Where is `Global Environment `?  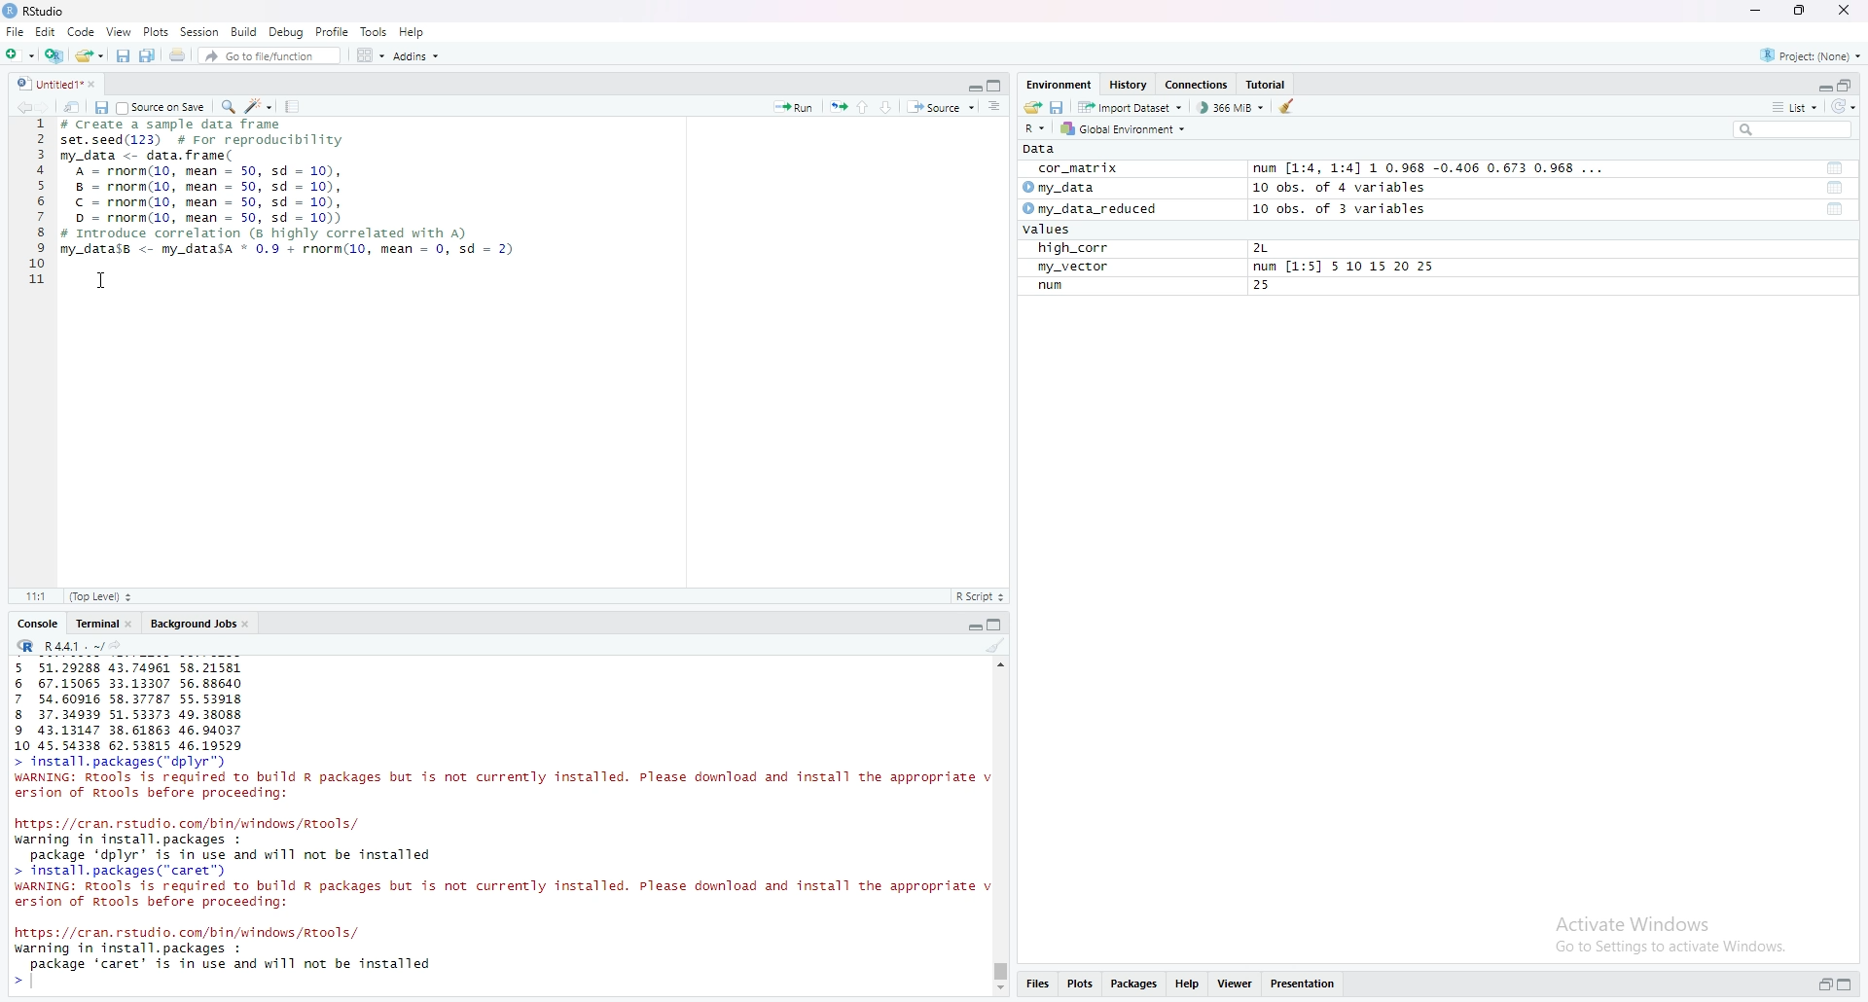
Global Environment  is located at coordinates (1125, 127).